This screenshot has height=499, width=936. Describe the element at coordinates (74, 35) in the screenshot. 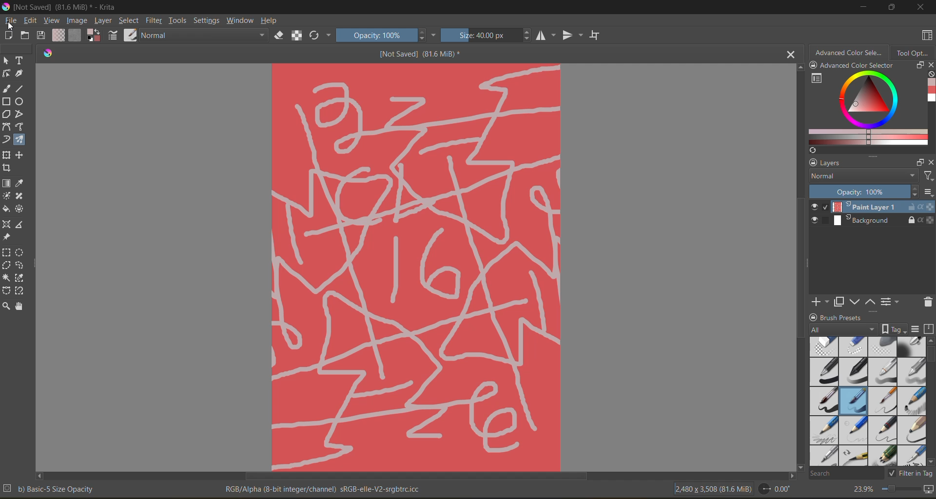

I see `fill patterns` at that location.